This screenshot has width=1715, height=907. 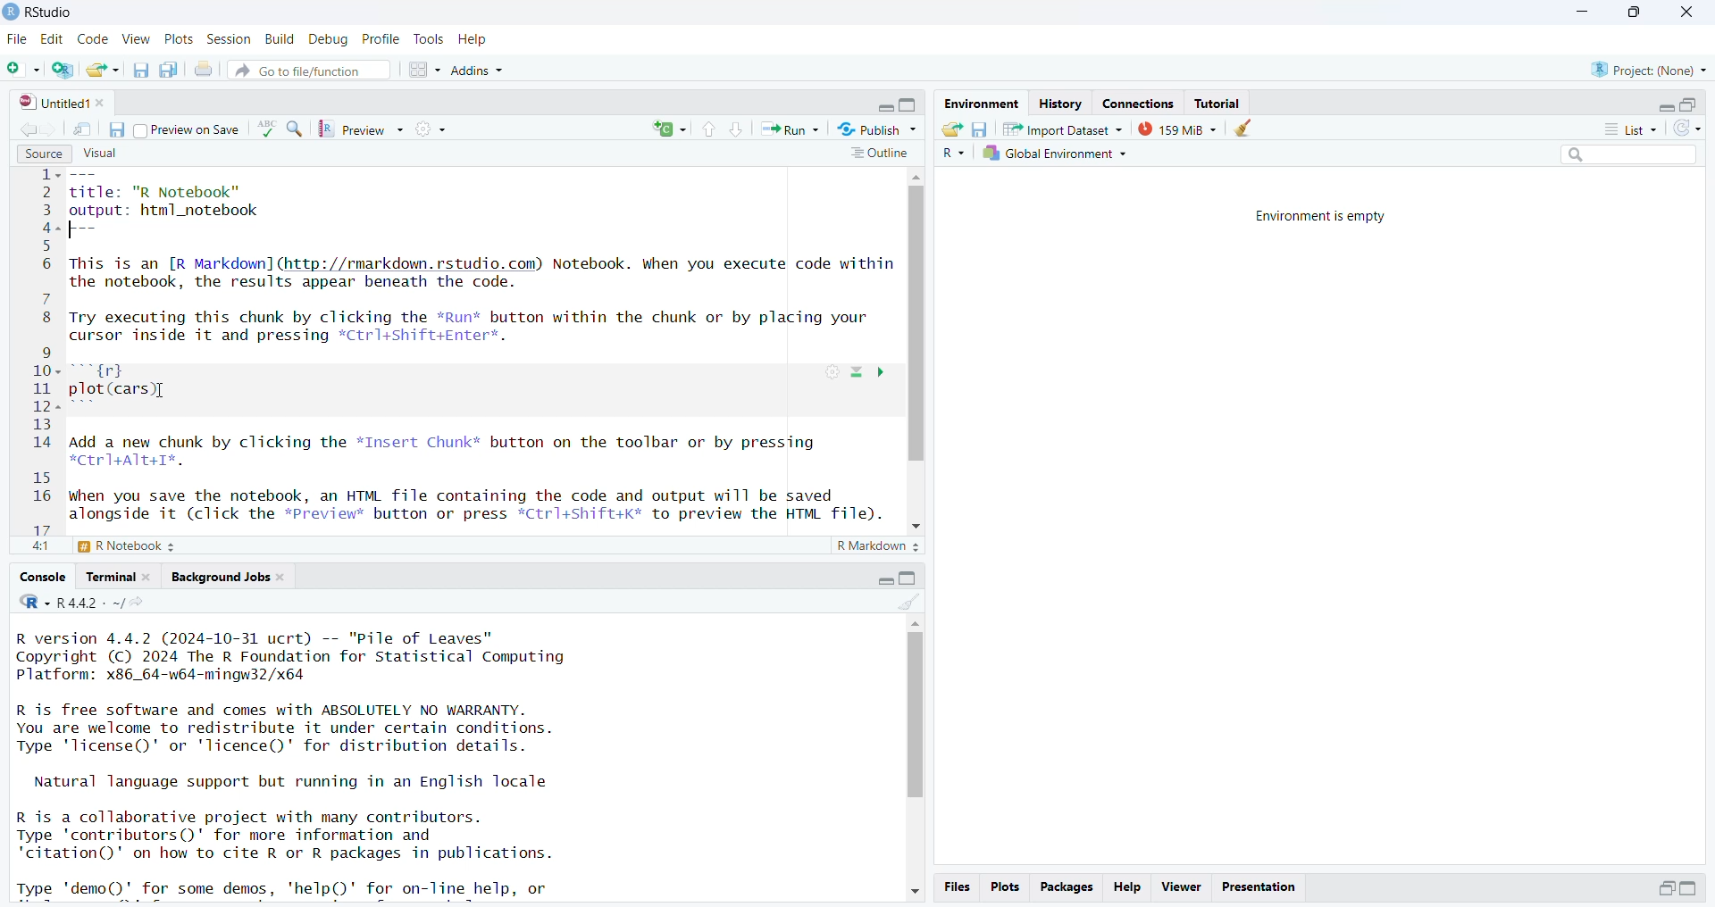 I want to click on save workspace, so click(x=980, y=129).